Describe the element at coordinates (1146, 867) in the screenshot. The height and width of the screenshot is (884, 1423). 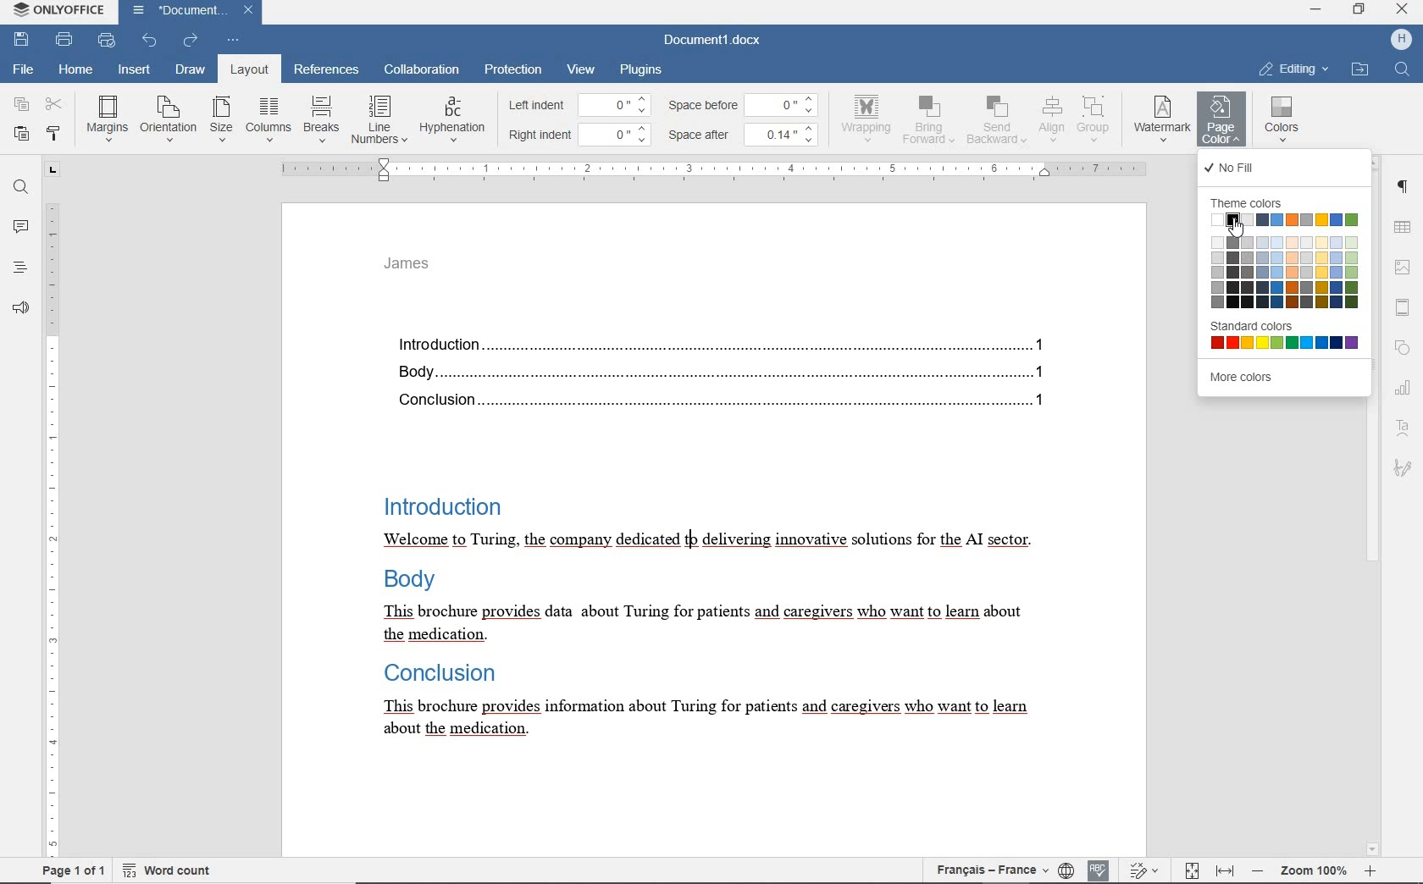
I see `track changes` at that location.